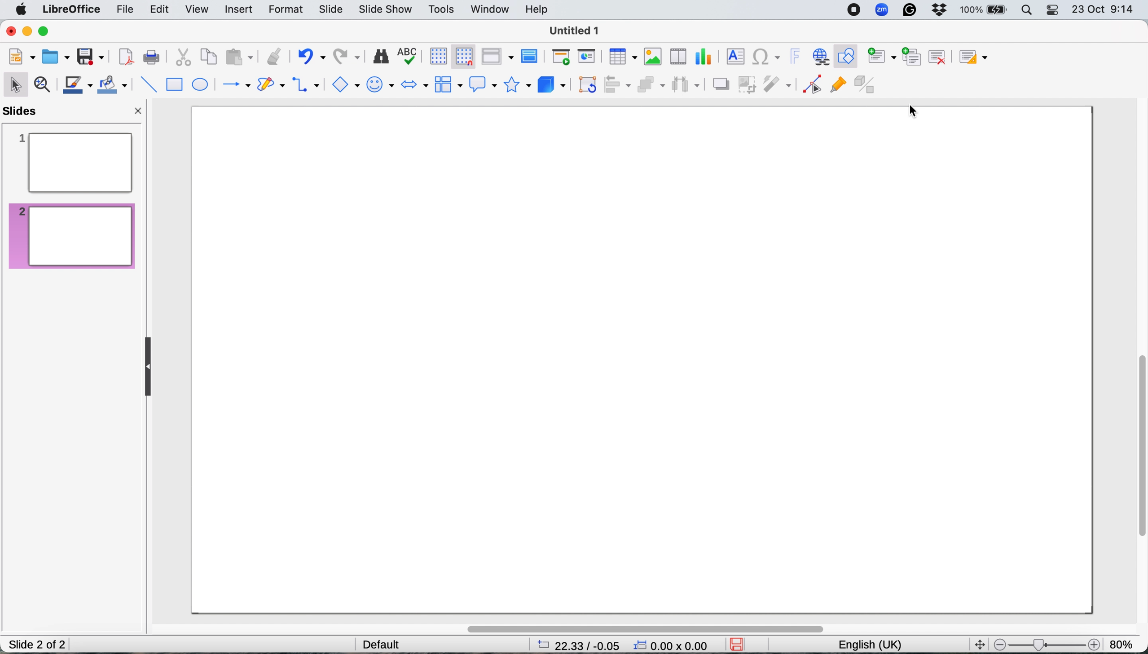  Describe the element at coordinates (1045, 642) in the screenshot. I see `zoom scale` at that location.